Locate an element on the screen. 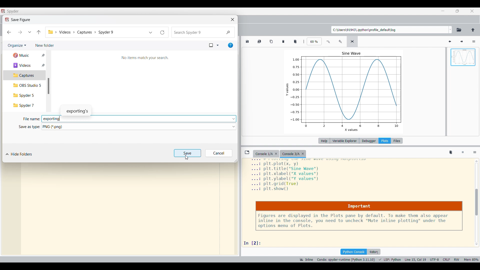 The image size is (480, 270). Enter location is located at coordinates (390, 30).